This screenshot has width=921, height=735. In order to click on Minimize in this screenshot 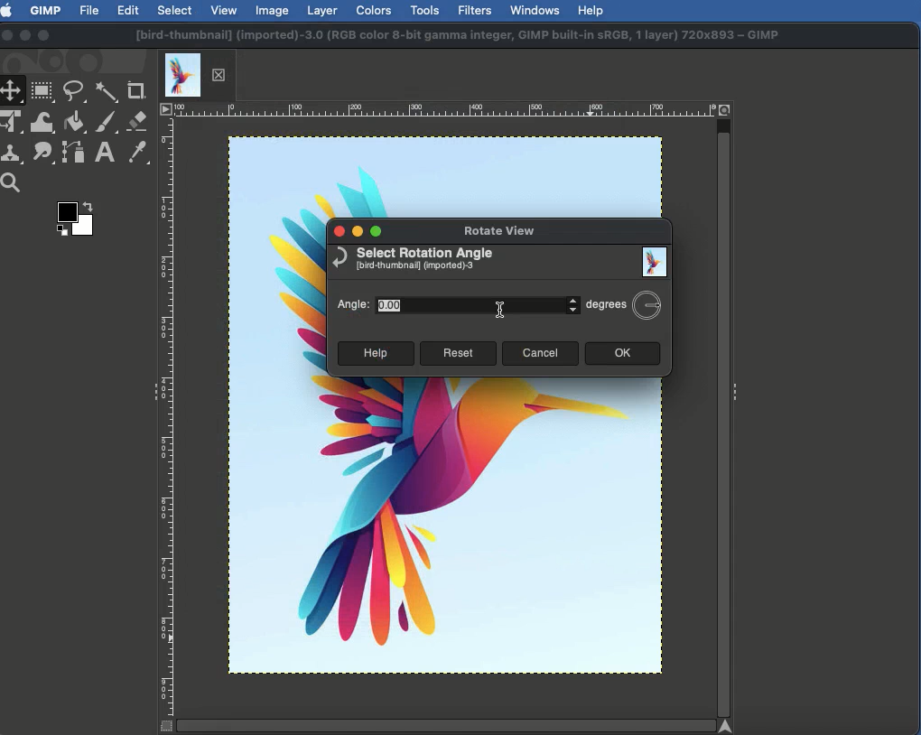, I will do `click(25, 34)`.